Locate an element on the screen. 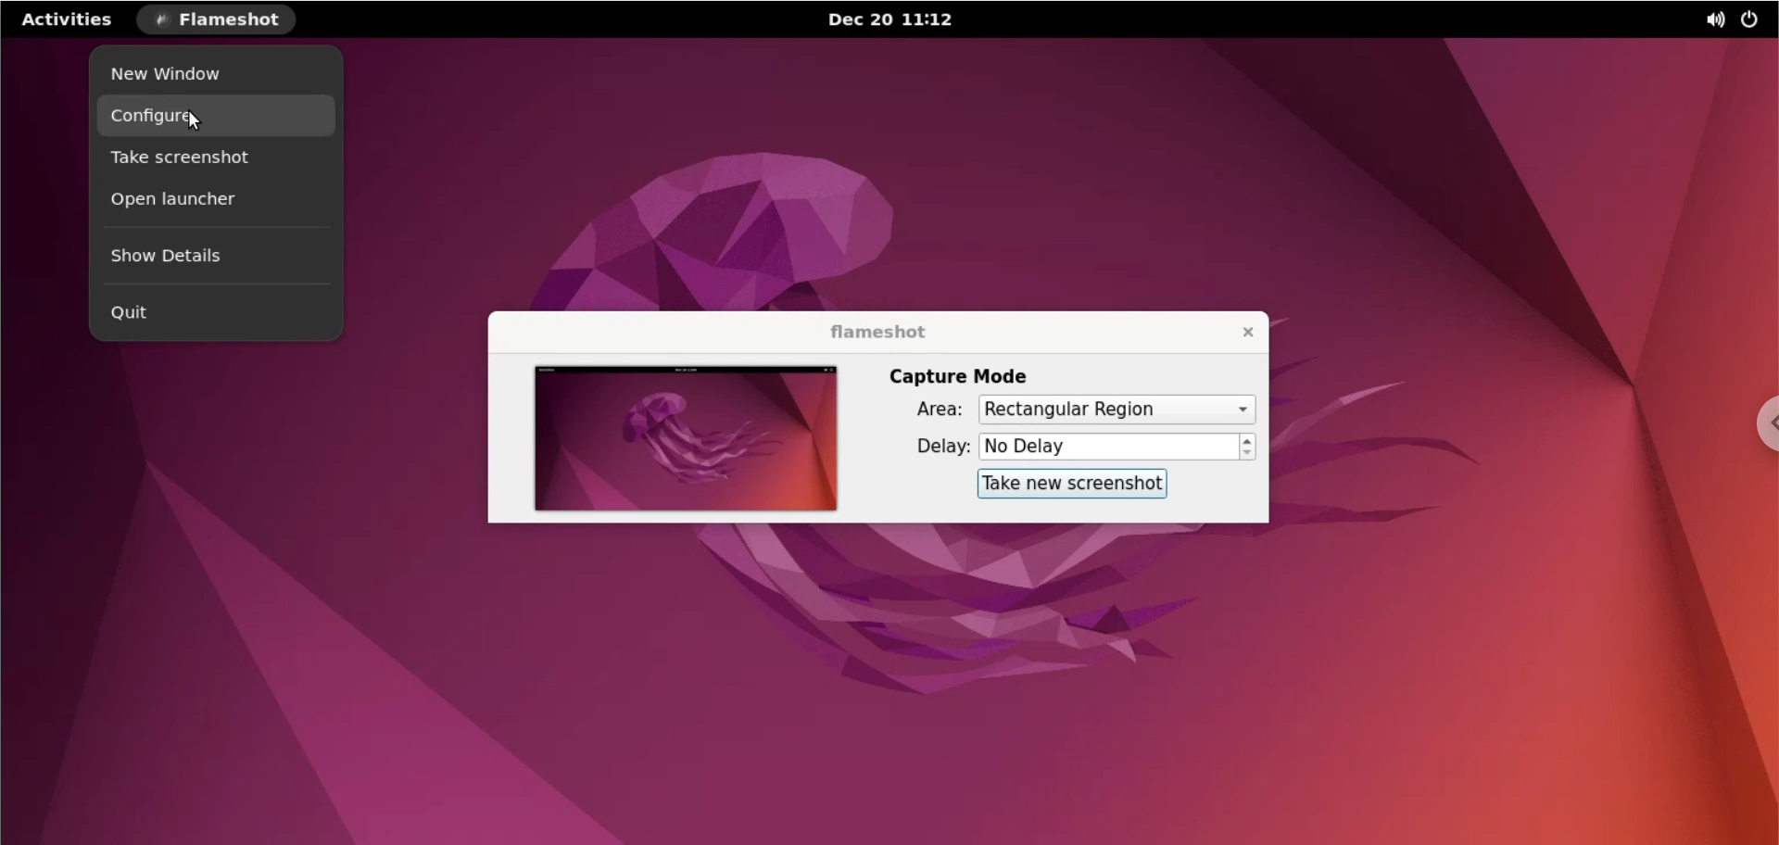 The width and height of the screenshot is (1779, 845). cursor is located at coordinates (193, 120).